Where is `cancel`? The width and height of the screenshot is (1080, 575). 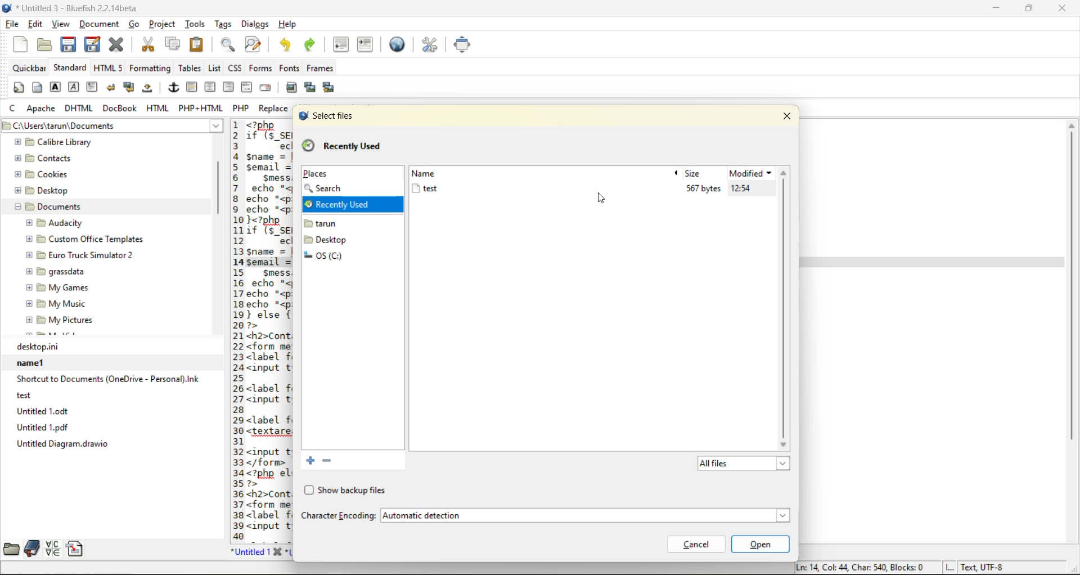 cancel is located at coordinates (695, 544).